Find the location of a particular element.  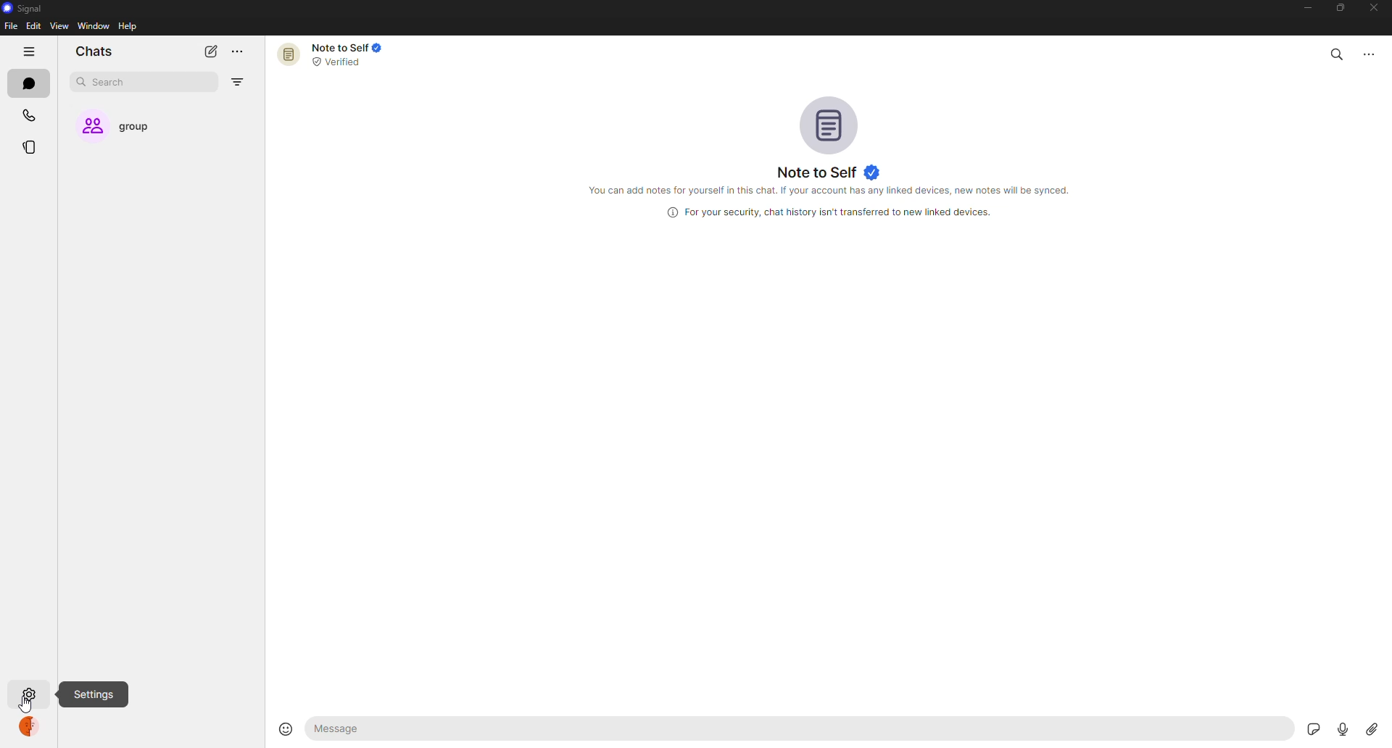

profile is located at coordinates (32, 730).